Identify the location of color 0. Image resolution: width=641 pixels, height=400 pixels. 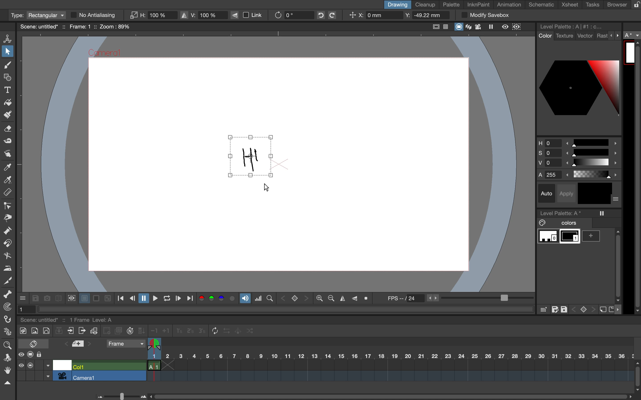
(548, 237).